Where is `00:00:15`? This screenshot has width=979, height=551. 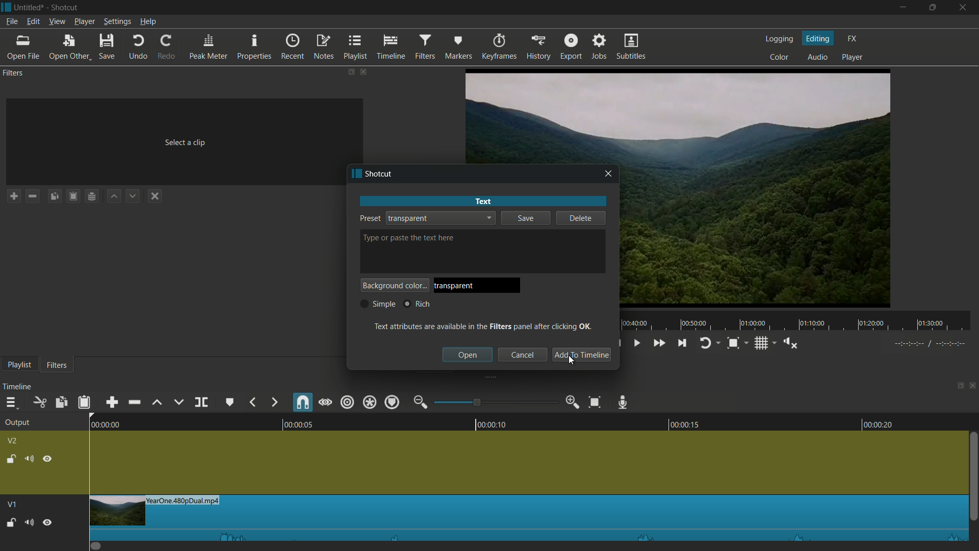
00:00:15 is located at coordinates (679, 422).